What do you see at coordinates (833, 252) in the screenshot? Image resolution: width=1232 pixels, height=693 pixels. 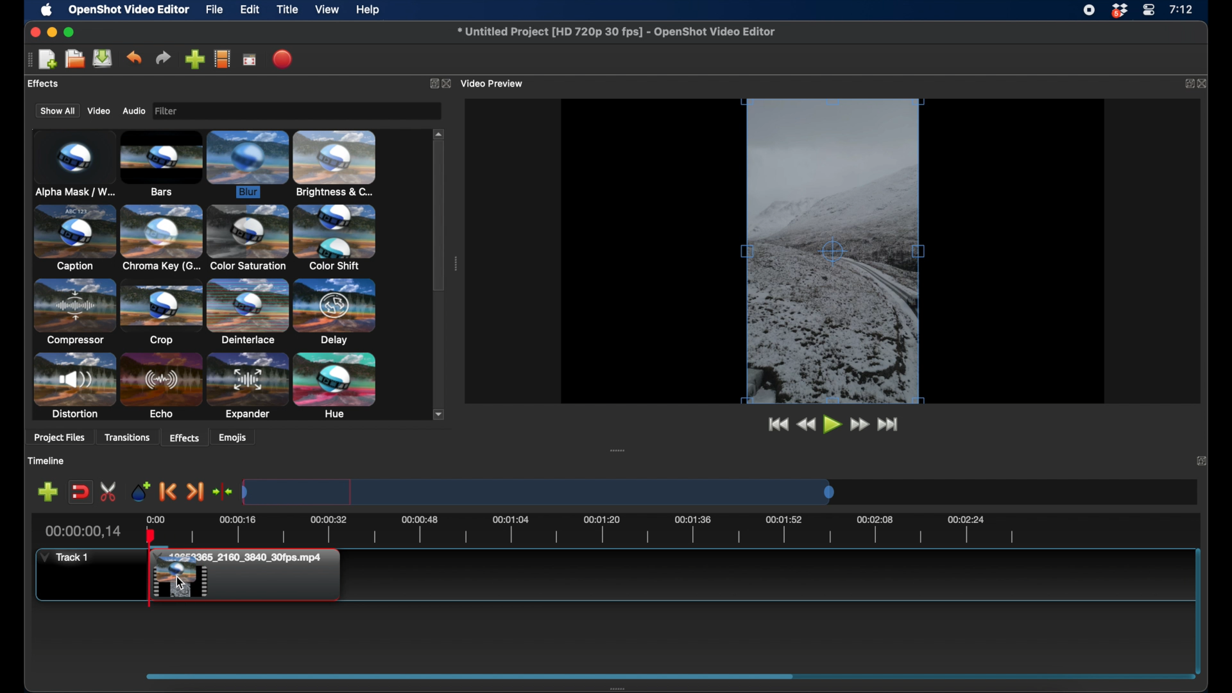 I see `video preview` at bounding box center [833, 252].